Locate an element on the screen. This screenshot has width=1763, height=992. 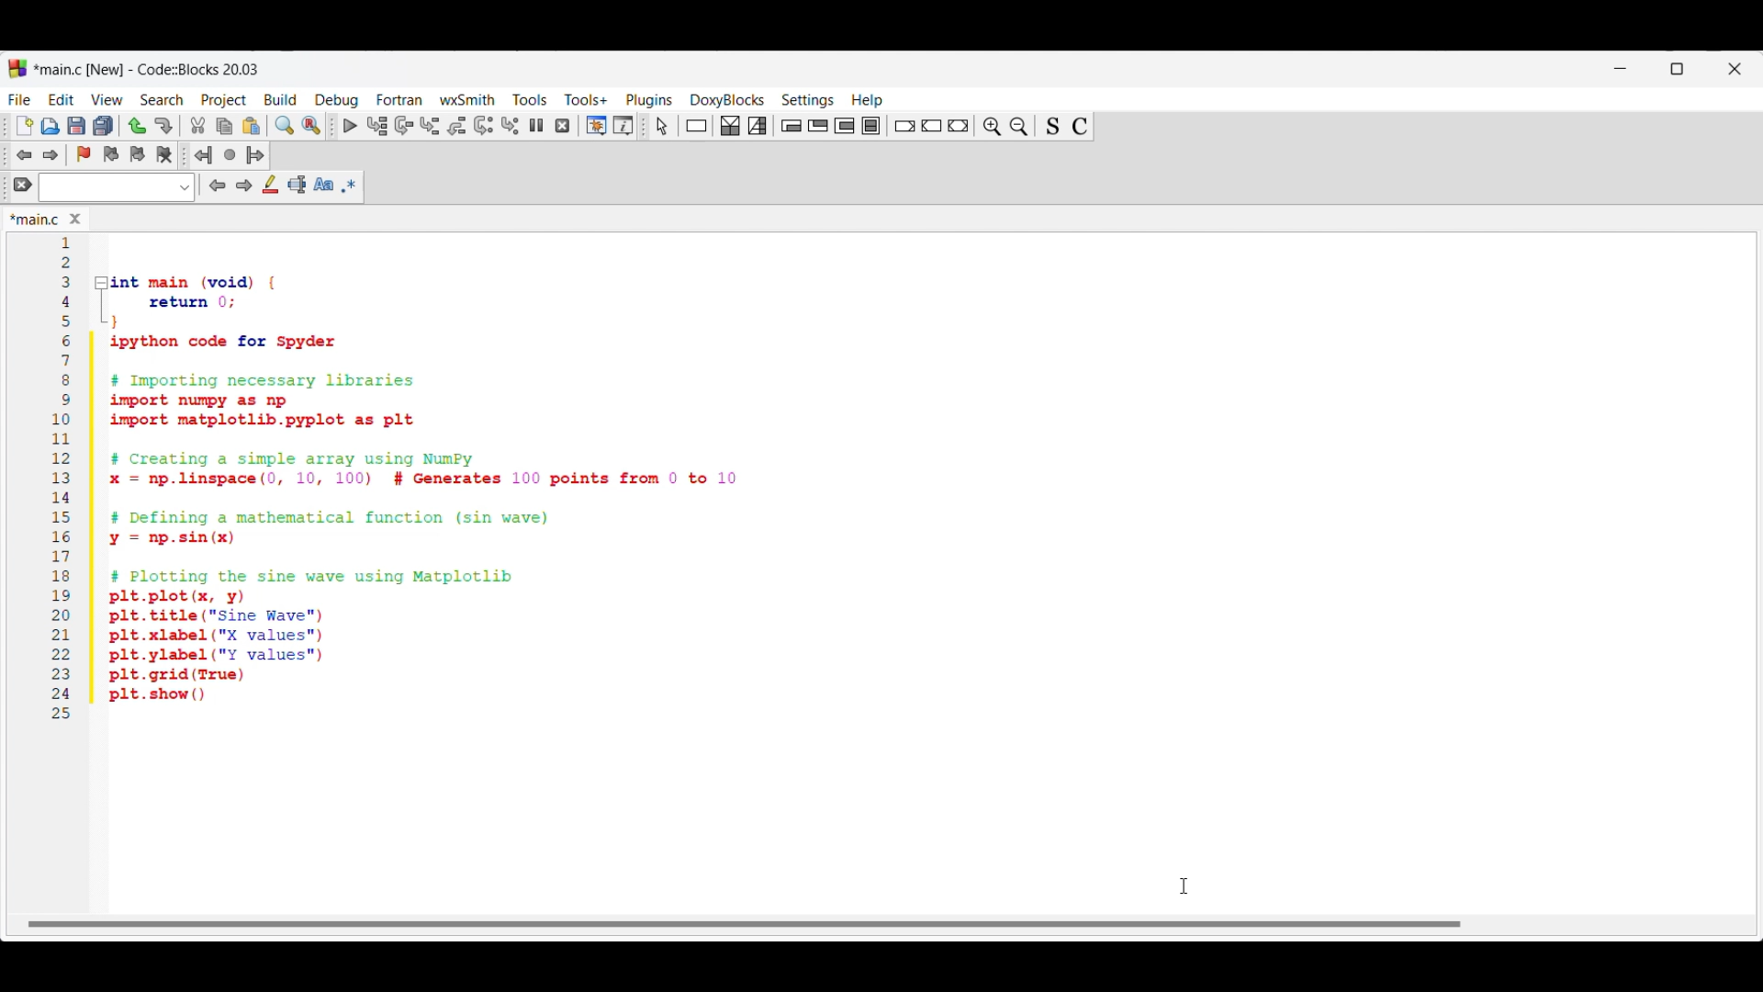
codeblock logo is located at coordinates (17, 69).